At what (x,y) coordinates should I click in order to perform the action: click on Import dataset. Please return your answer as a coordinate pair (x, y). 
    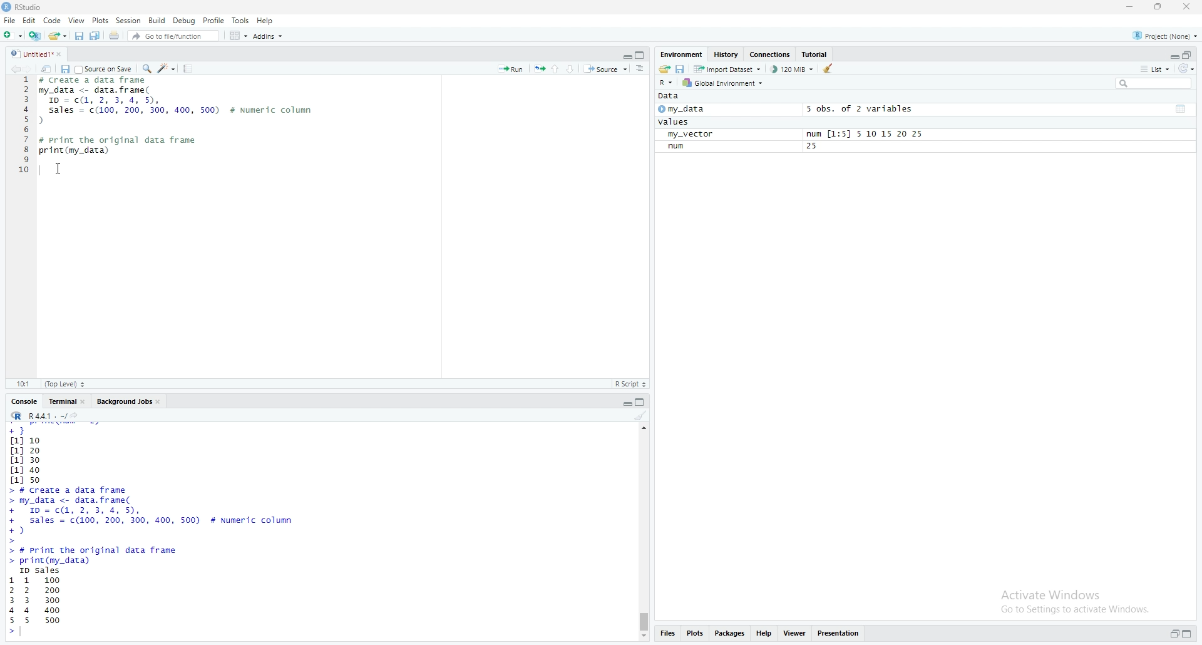
    Looking at the image, I should click on (730, 70).